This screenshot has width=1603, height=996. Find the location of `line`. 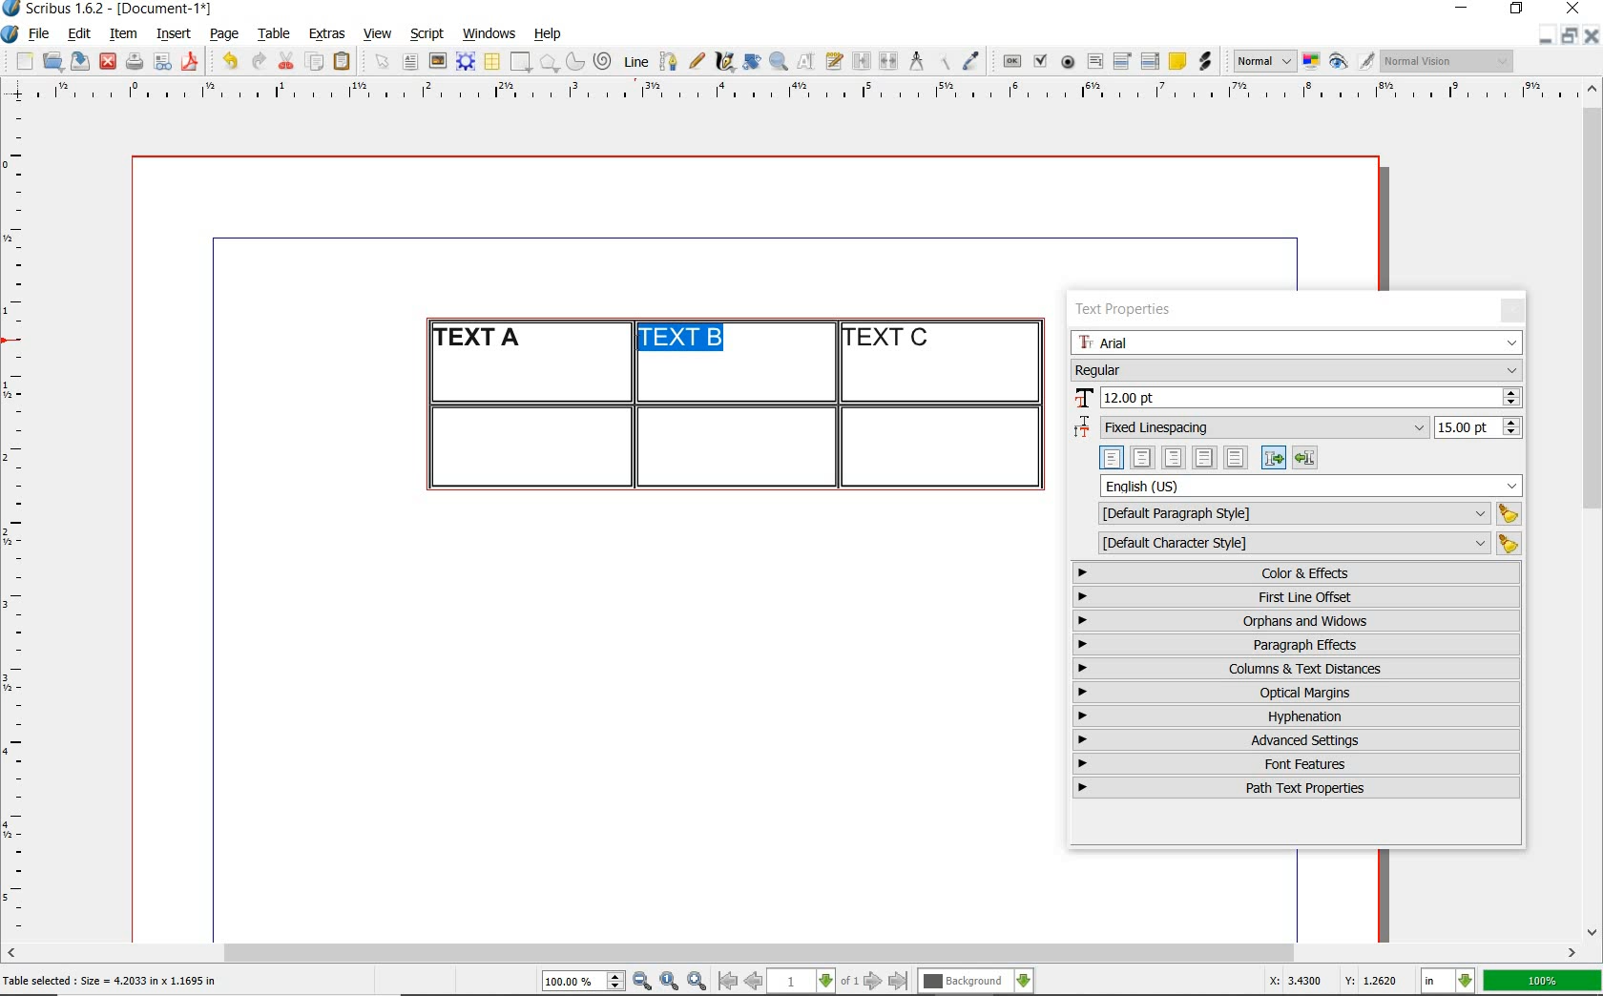

line is located at coordinates (634, 61).